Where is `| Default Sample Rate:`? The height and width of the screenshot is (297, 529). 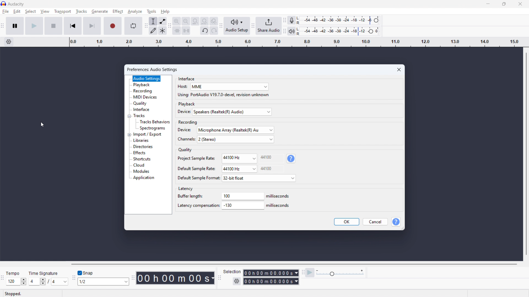
| Default Sample Rate: is located at coordinates (196, 169).